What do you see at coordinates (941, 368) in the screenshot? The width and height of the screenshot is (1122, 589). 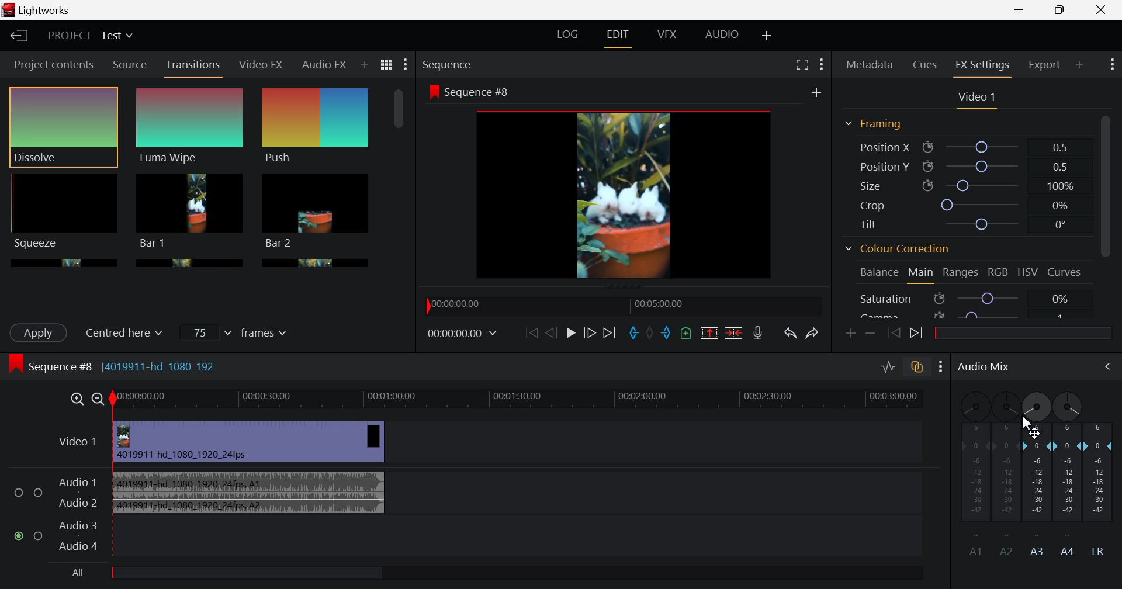 I see `Show Settings` at bounding box center [941, 368].